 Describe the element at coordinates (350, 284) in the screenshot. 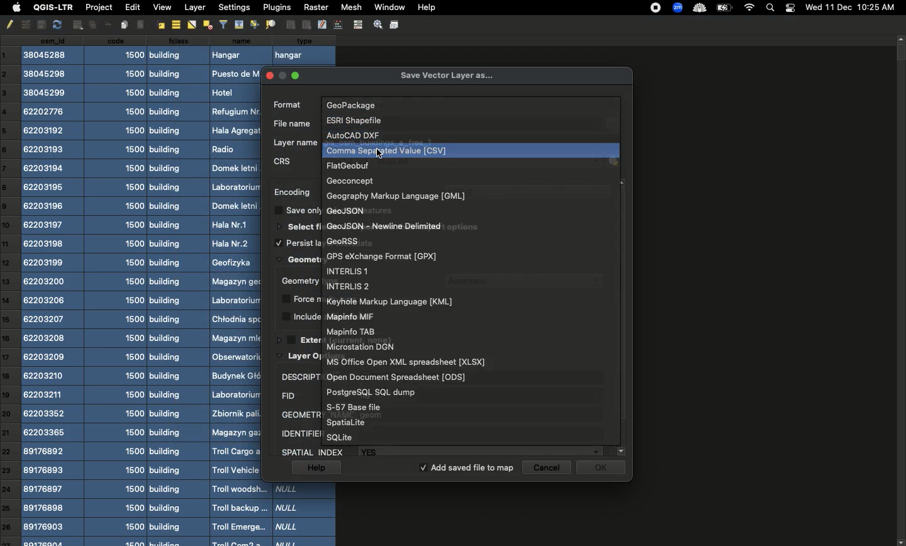

I see `Format` at that location.